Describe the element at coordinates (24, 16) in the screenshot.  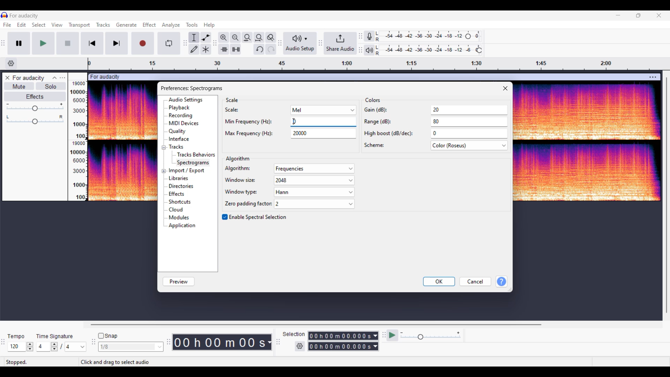
I see `Project name` at that location.